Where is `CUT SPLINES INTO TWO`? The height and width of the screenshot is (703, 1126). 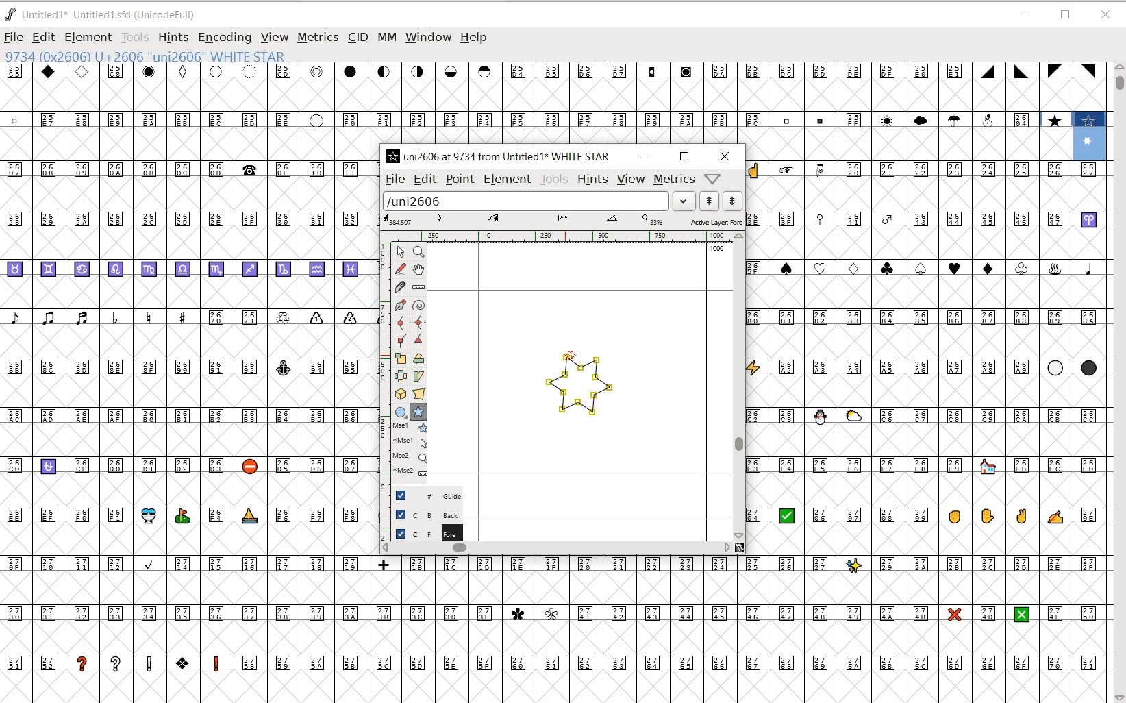
CUT SPLINES INTO TWO is located at coordinates (401, 286).